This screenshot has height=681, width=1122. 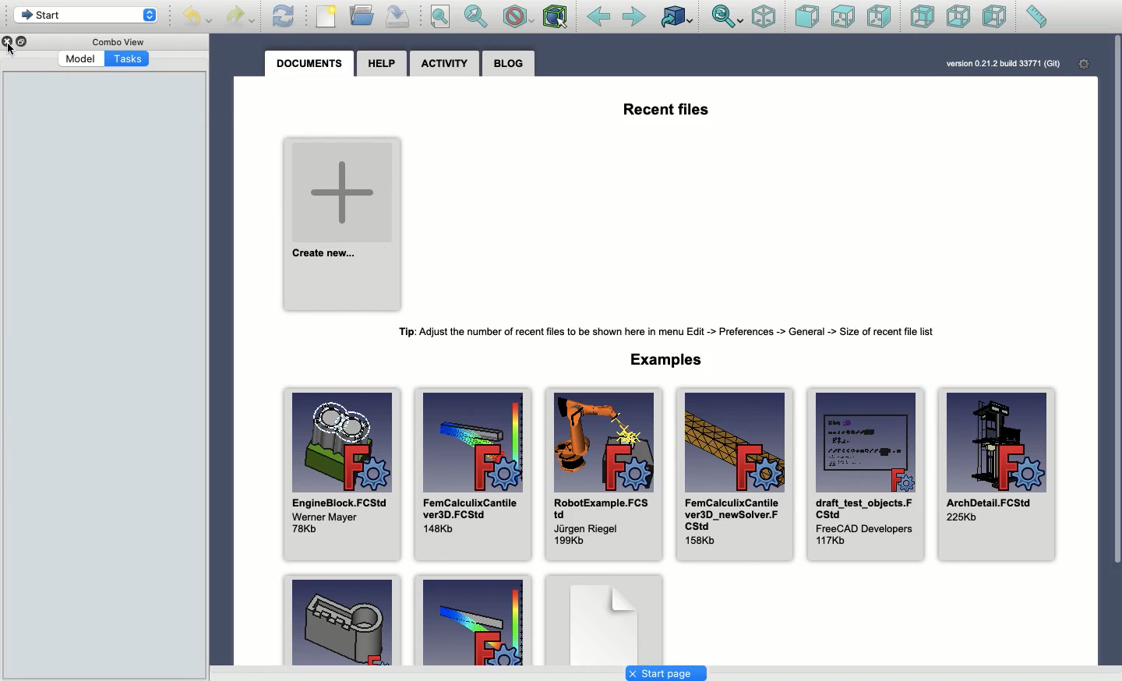 I want to click on Cursor, so click(x=11, y=49).